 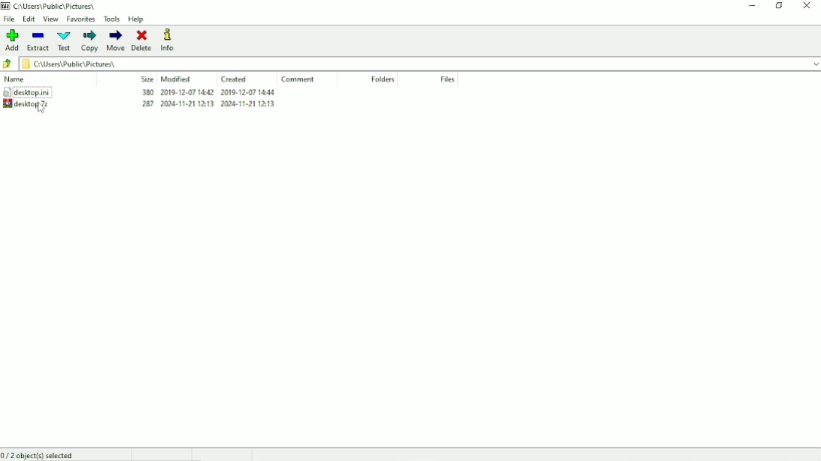 I want to click on Delete, so click(x=141, y=40).